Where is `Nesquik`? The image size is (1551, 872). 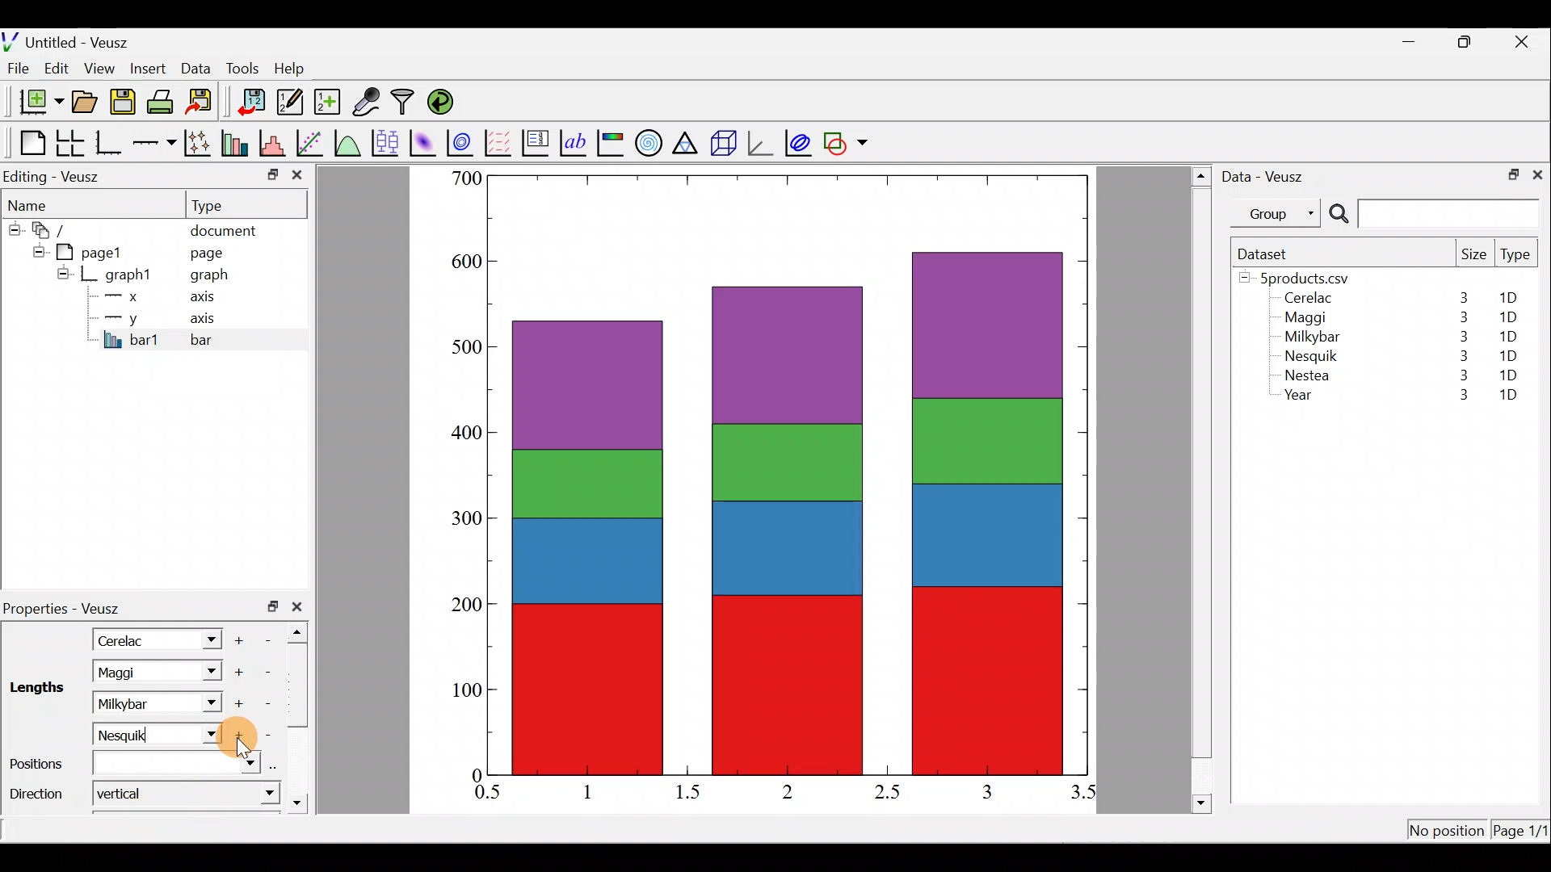 Nesquik is located at coordinates (1309, 356).